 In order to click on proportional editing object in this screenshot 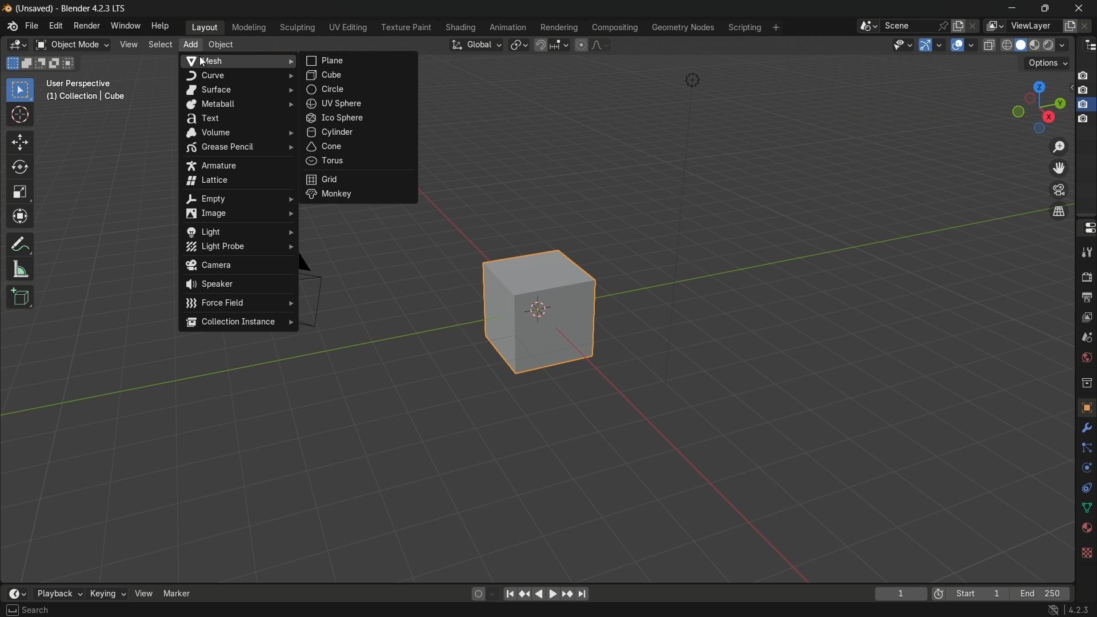, I will do `click(580, 45)`.